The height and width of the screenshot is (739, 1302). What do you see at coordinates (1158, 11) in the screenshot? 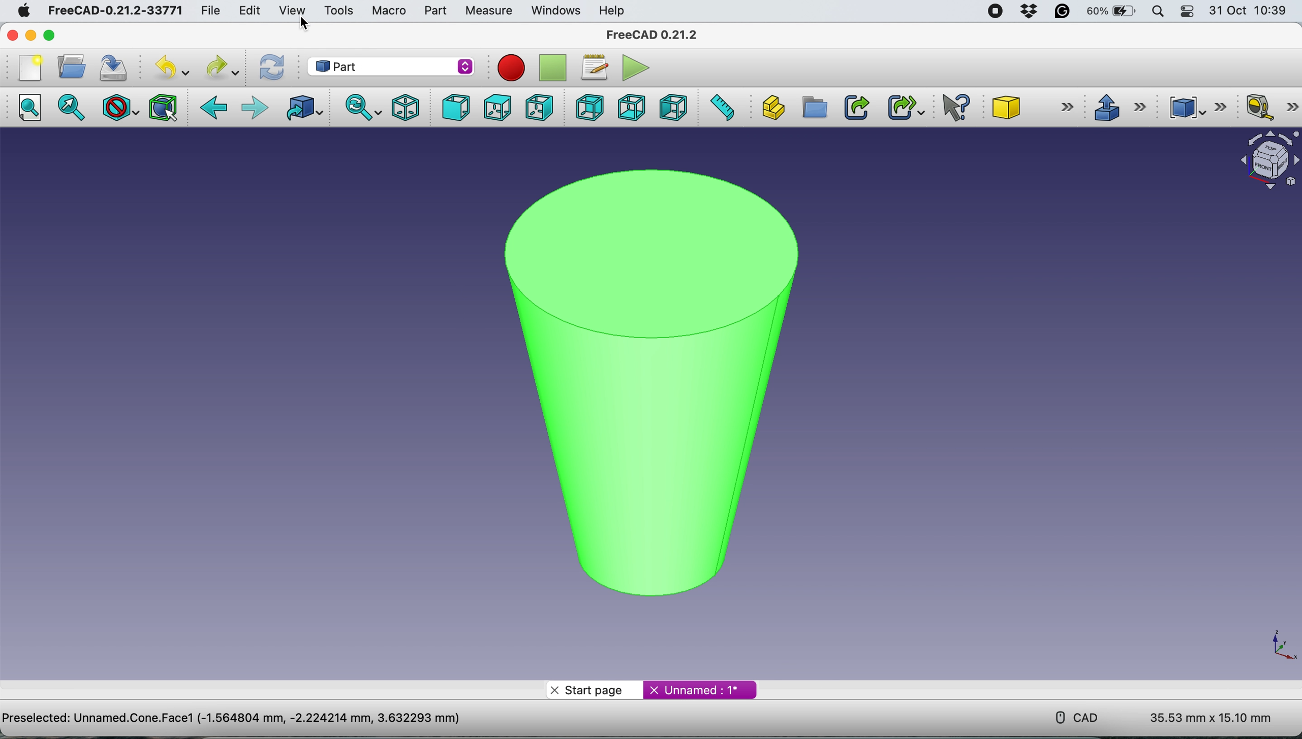
I see `spotlight search` at bounding box center [1158, 11].